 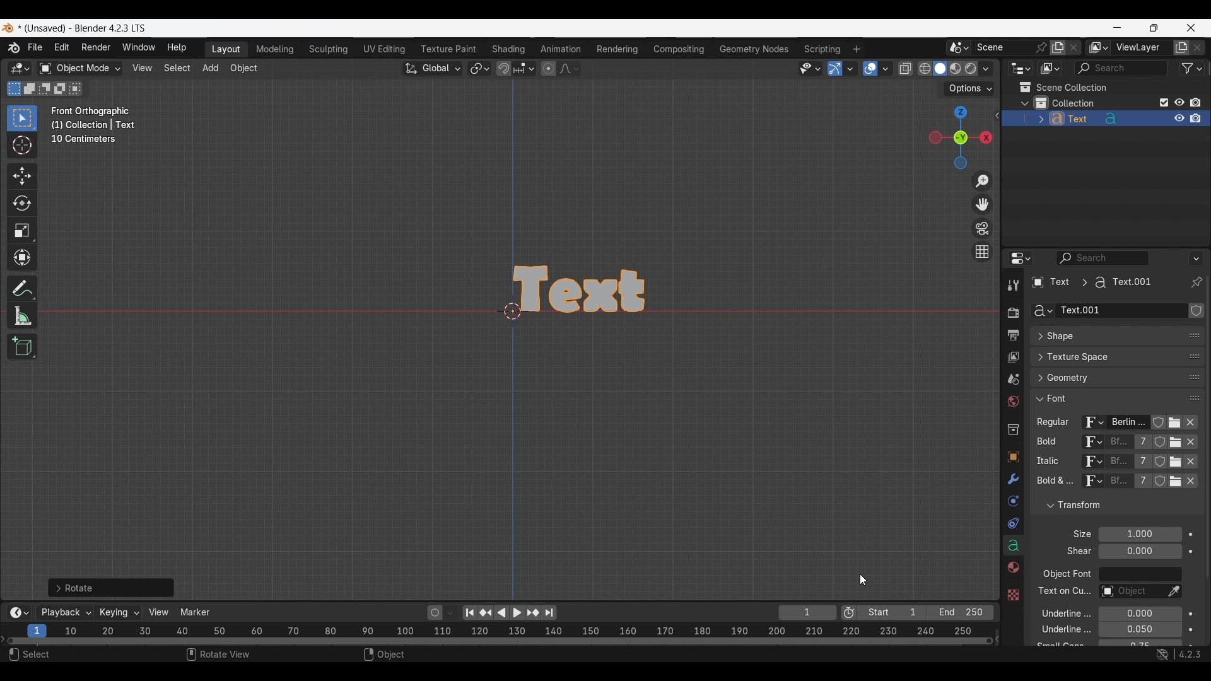 What do you see at coordinates (1050, 69) in the screenshot?
I see `Display mode` at bounding box center [1050, 69].